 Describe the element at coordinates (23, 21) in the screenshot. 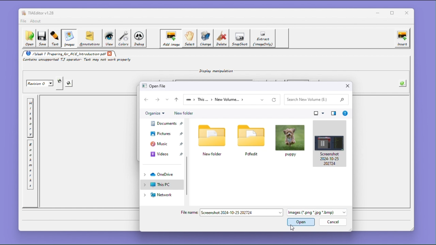

I see `file` at that location.